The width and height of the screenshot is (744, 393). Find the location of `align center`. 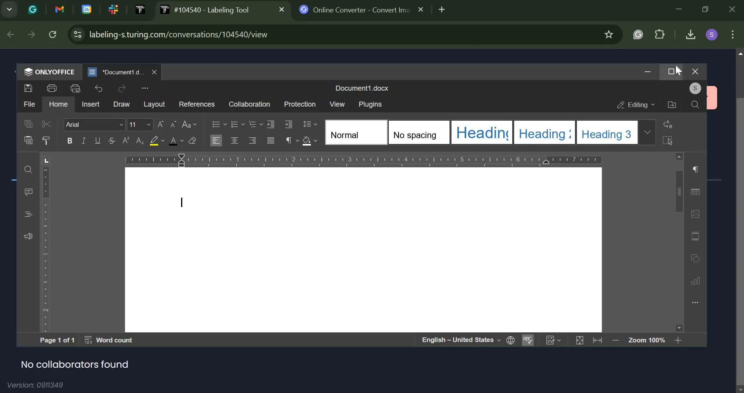

align center is located at coordinates (234, 141).